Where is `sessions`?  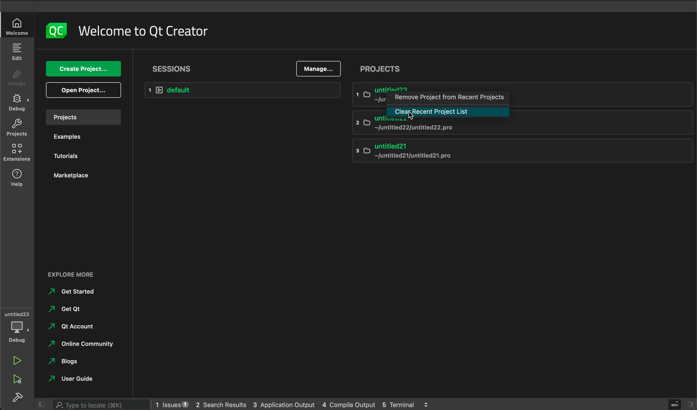 sessions is located at coordinates (178, 67).